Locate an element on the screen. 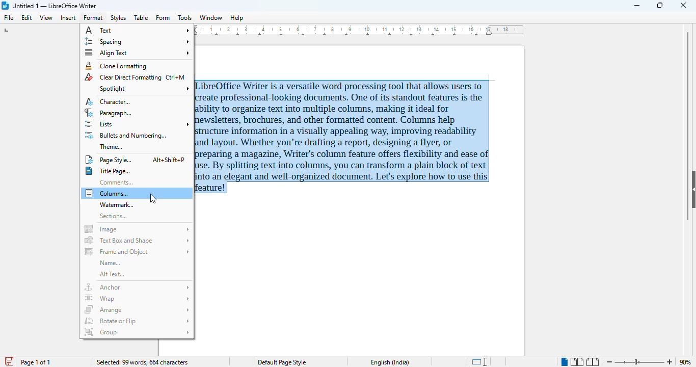 This screenshot has height=367, width=696. single-page view is located at coordinates (564, 362).